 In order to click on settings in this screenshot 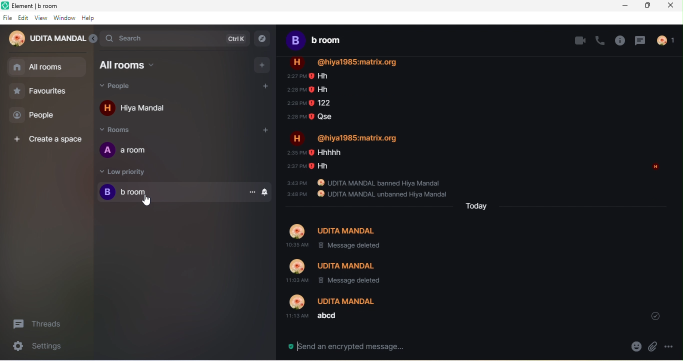, I will do `click(37, 347)`.